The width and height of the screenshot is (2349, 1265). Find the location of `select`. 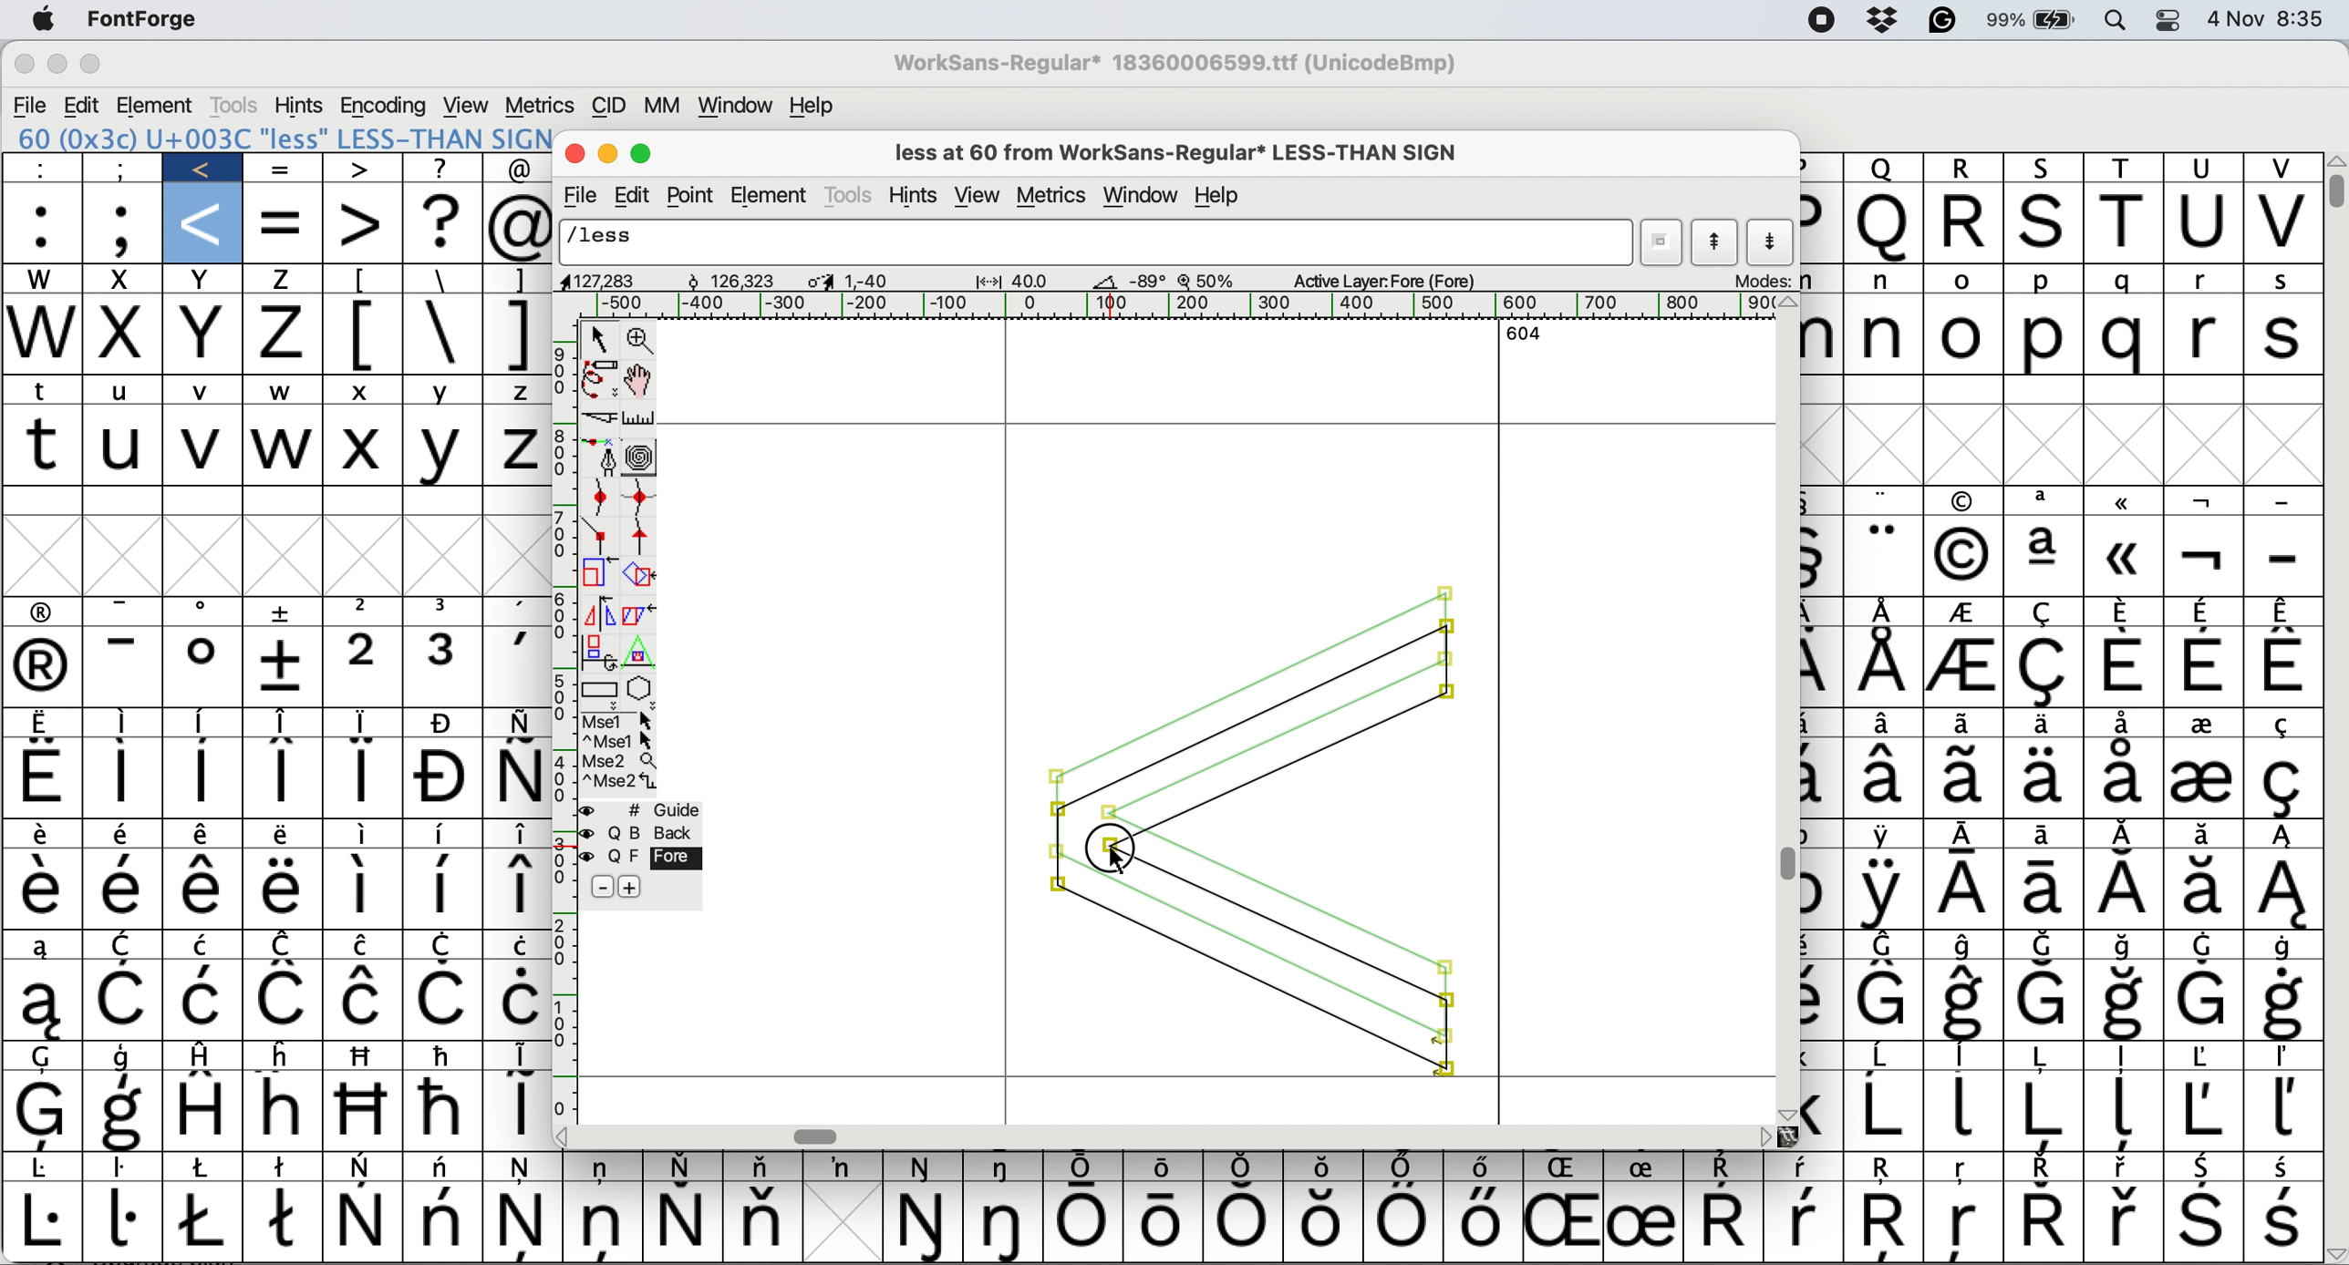

select is located at coordinates (597, 342).